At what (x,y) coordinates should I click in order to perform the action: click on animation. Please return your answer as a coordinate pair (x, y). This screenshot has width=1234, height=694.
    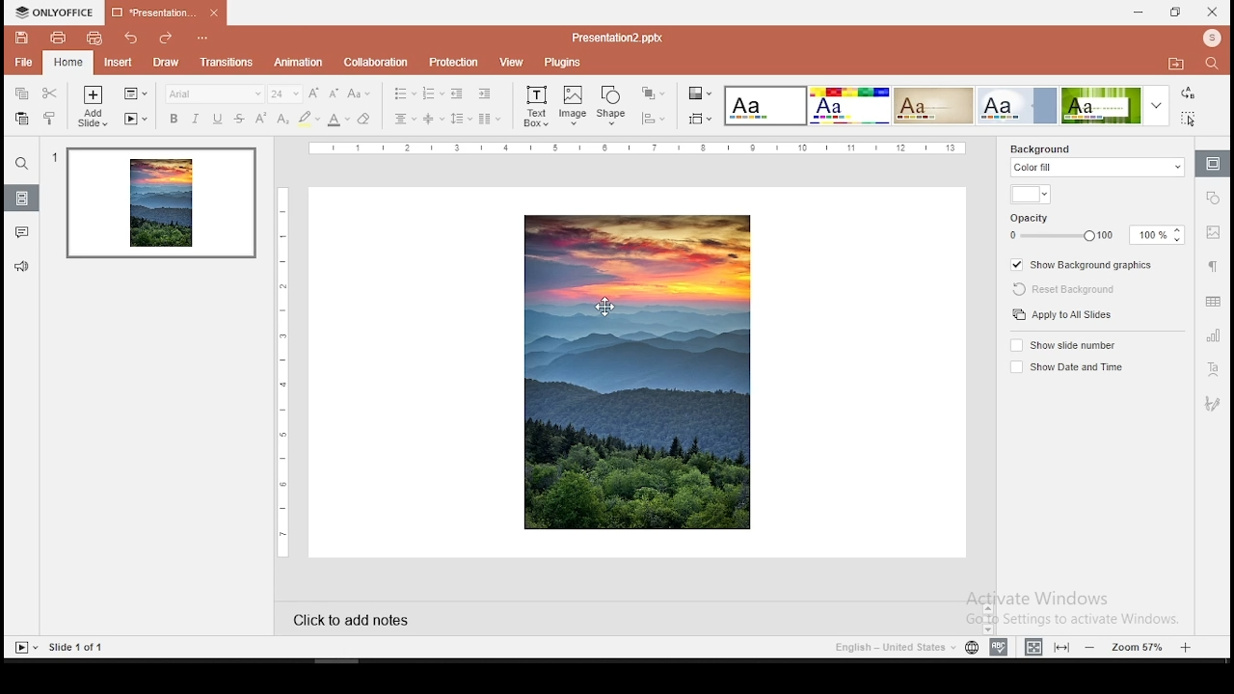
    Looking at the image, I should click on (298, 63).